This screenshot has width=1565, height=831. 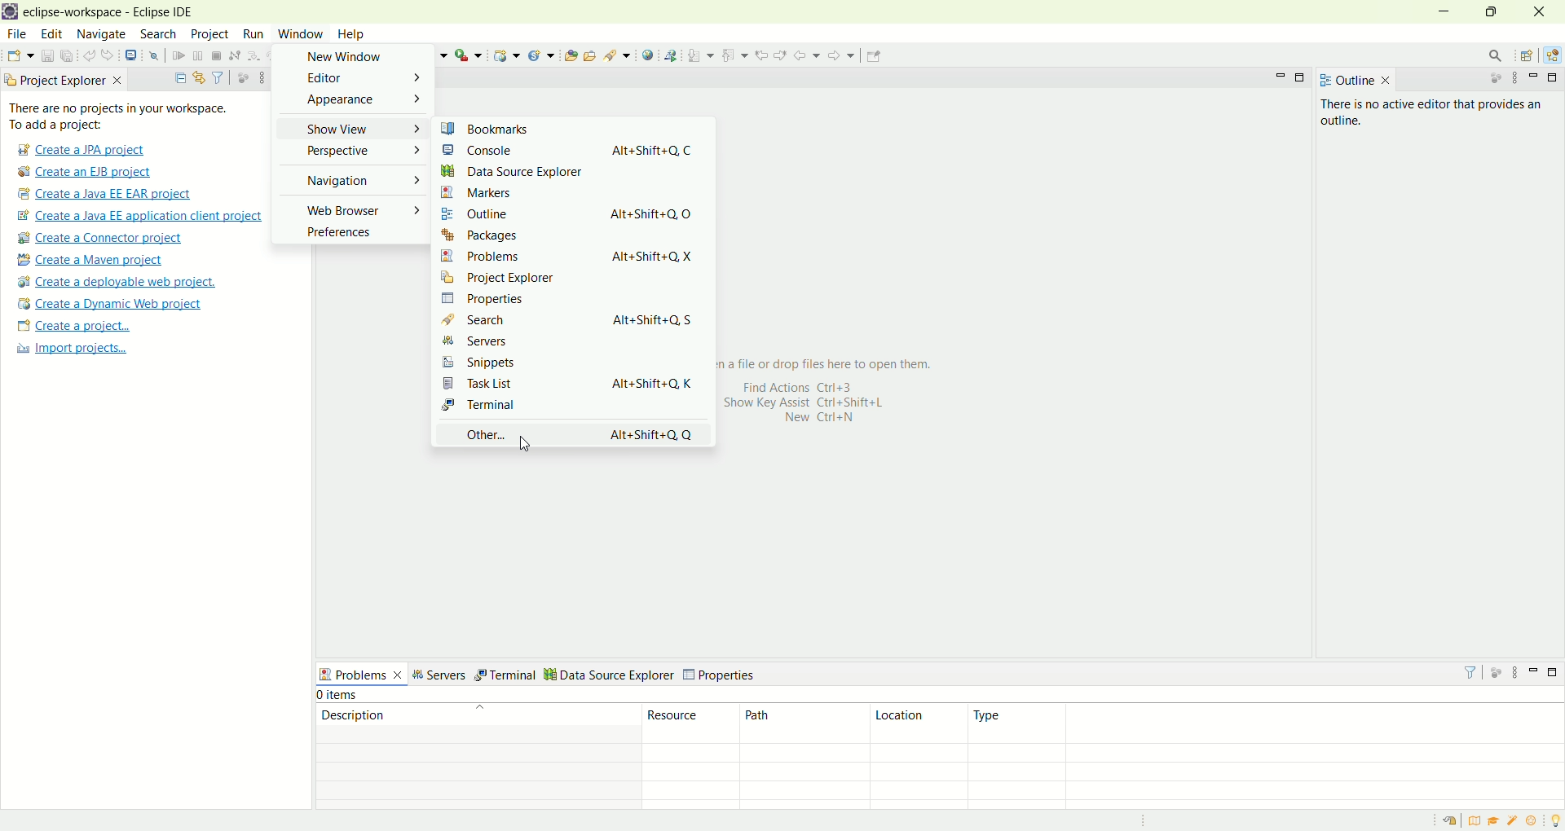 What do you see at coordinates (508, 408) in the screenshot?
I see `terminal` at bounding box center [508, 408].